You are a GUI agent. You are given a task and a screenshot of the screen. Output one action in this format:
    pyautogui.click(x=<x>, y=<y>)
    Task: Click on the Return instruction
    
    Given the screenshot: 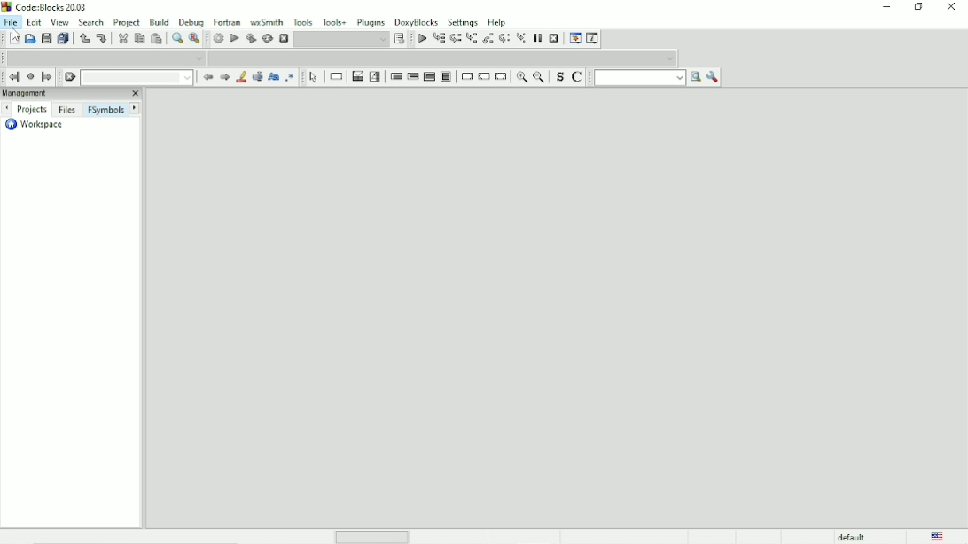 What is the action you would take?
    pyautogui.click(x=501, y=77)
    